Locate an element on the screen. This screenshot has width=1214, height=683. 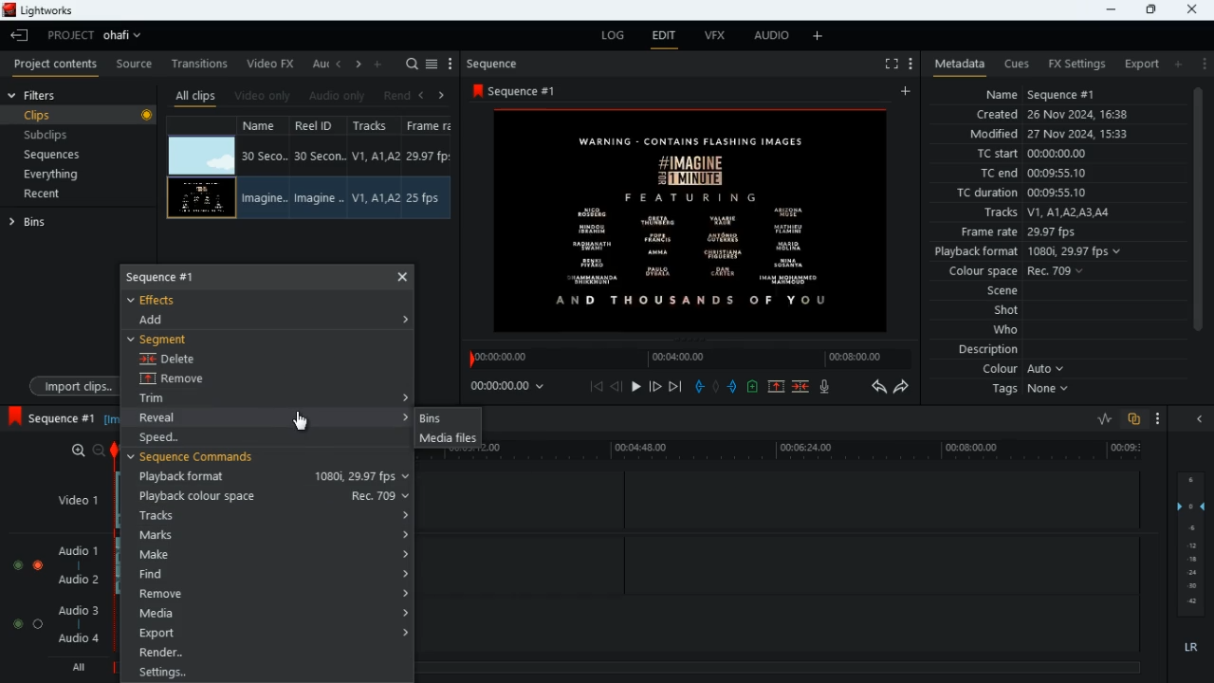
forward is located at coordinates (654, 386).